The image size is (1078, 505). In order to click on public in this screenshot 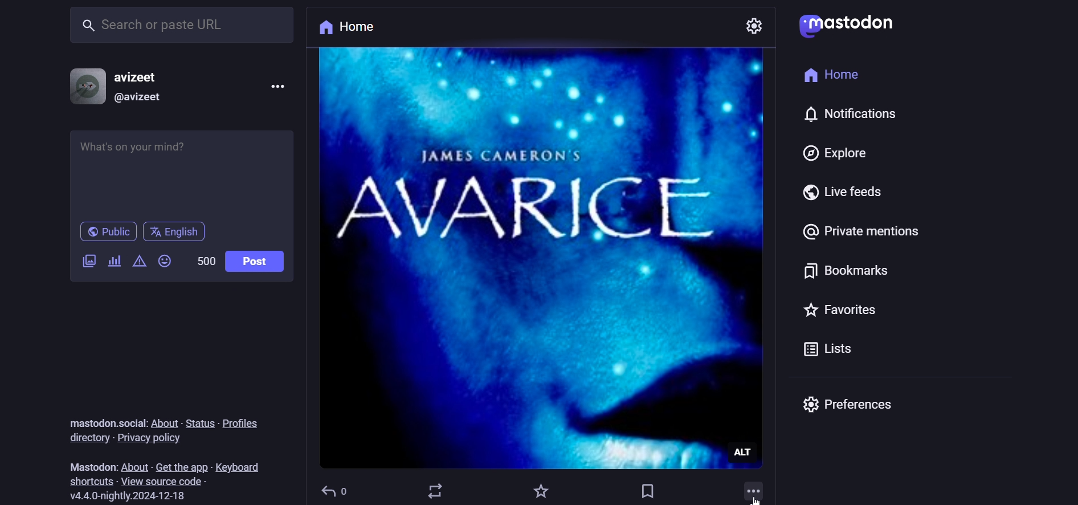, I will do `click(108, 233)`.